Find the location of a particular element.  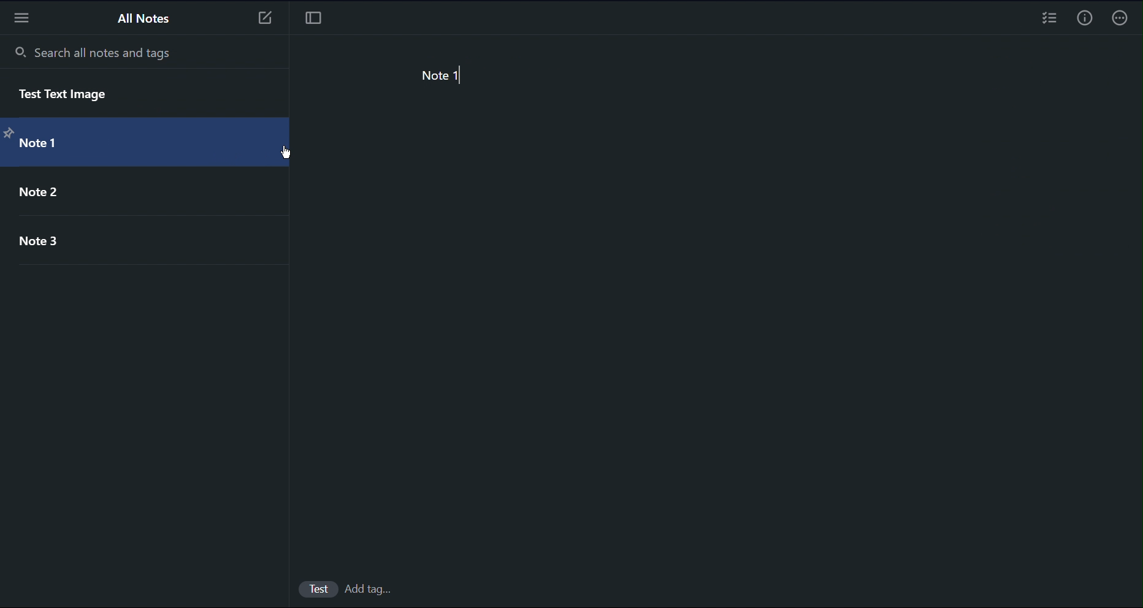

All Notes is located at coordinates (145, 19).